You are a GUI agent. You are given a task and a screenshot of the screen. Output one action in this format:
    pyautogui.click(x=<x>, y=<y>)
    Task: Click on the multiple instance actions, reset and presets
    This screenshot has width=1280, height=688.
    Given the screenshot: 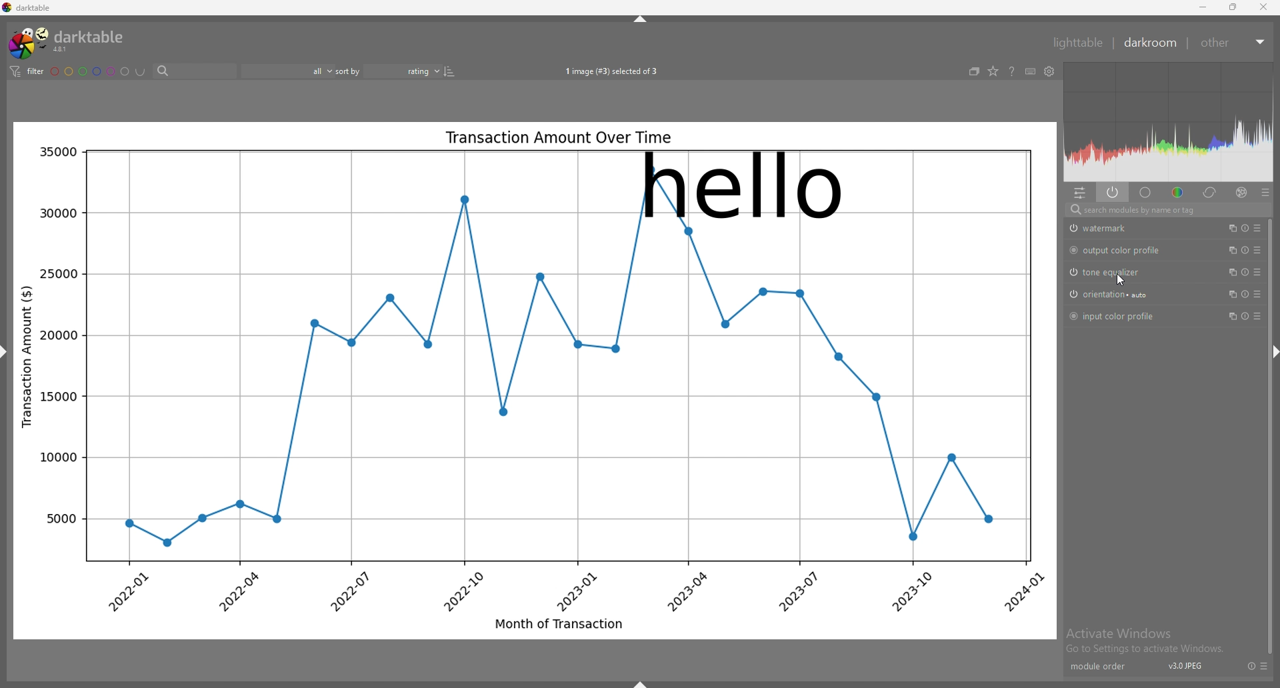 What is the action you would take?
    pyautogui.click(x=1245, y=251)
    